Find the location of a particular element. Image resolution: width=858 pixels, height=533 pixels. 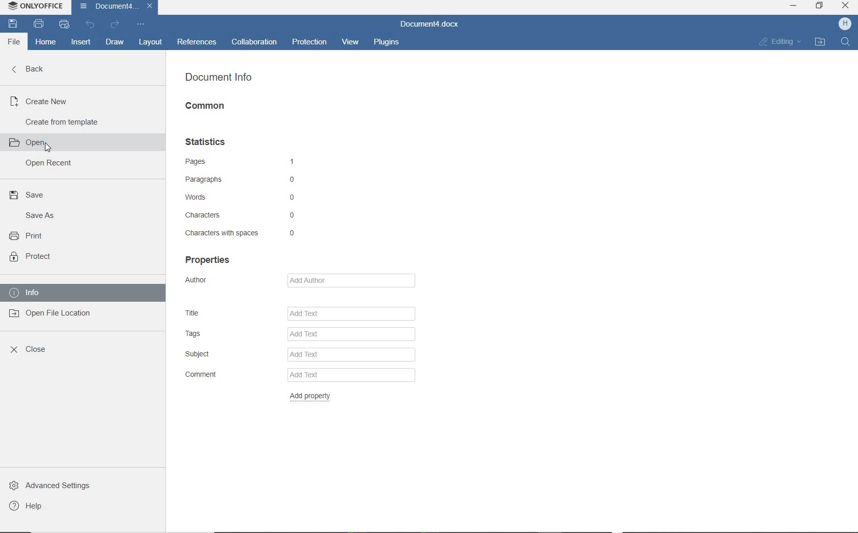

Add Text is located at coordinates (351, 357).